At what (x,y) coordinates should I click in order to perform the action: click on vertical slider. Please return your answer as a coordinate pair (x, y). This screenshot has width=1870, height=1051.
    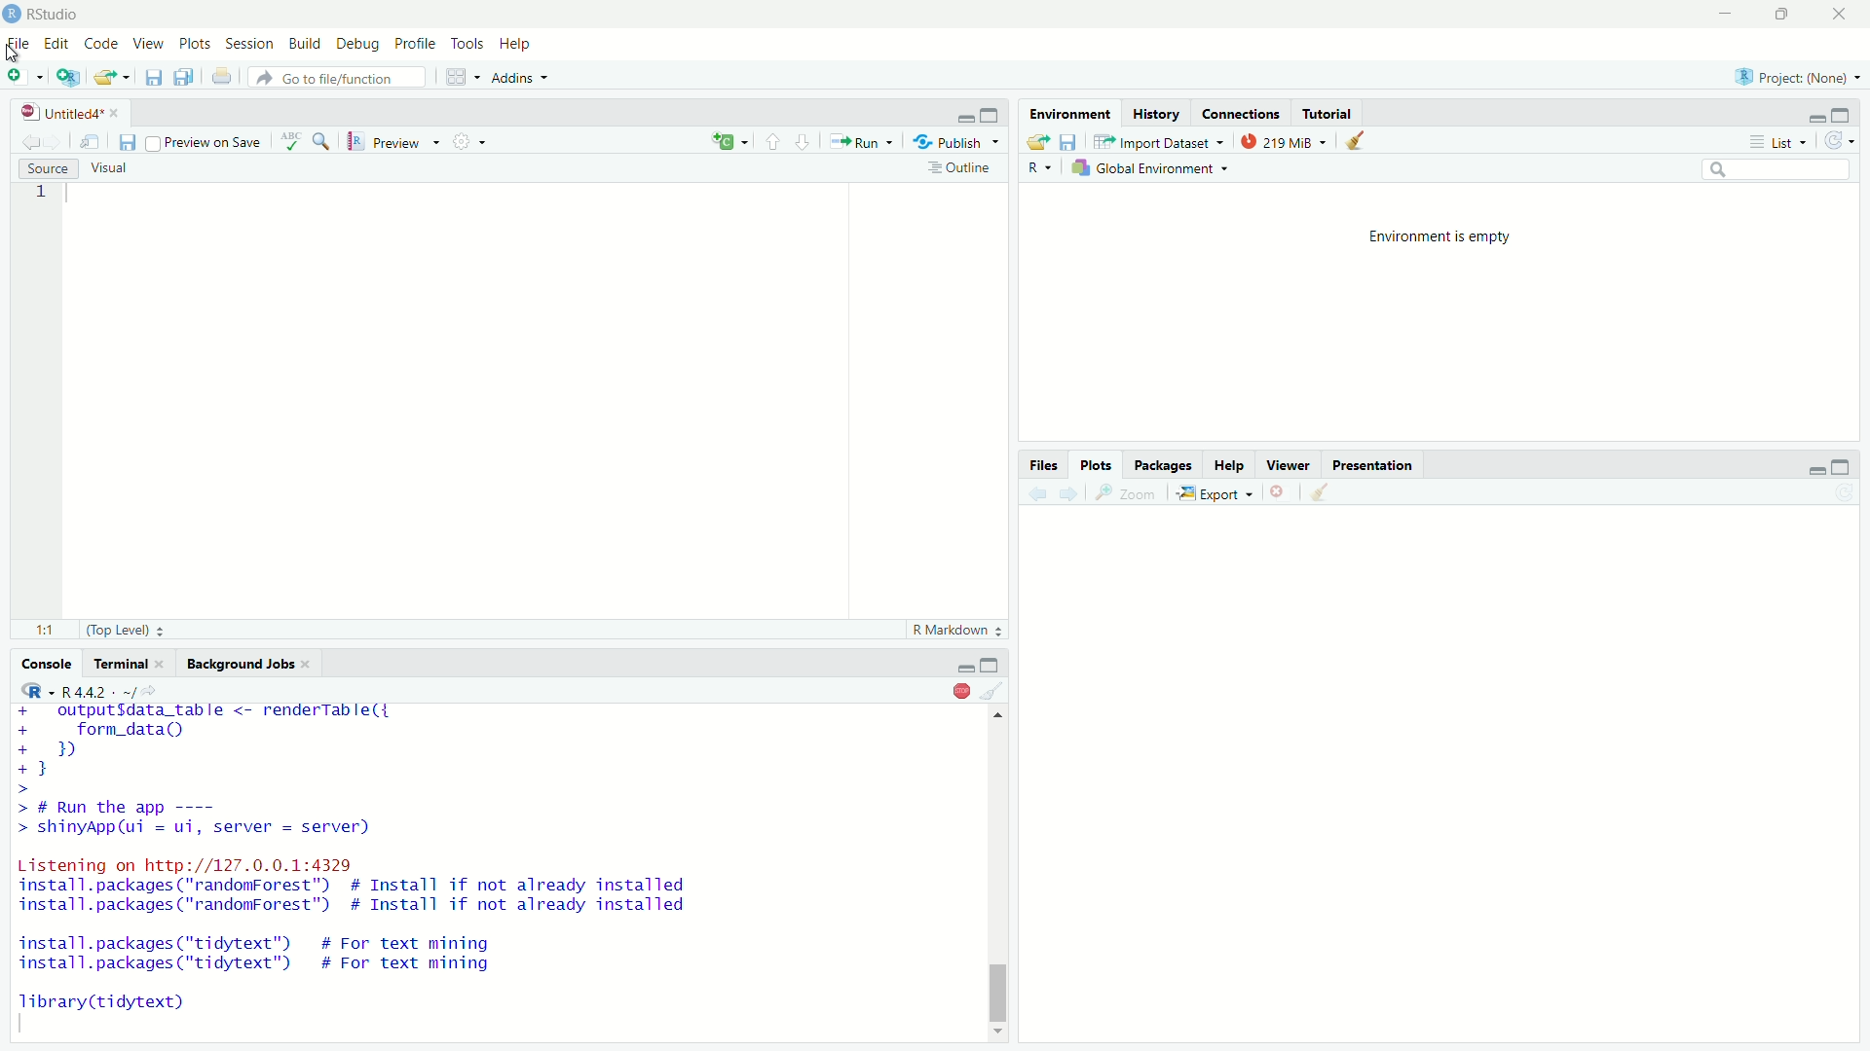
    Looking at the image, I should click on (1000, 986).